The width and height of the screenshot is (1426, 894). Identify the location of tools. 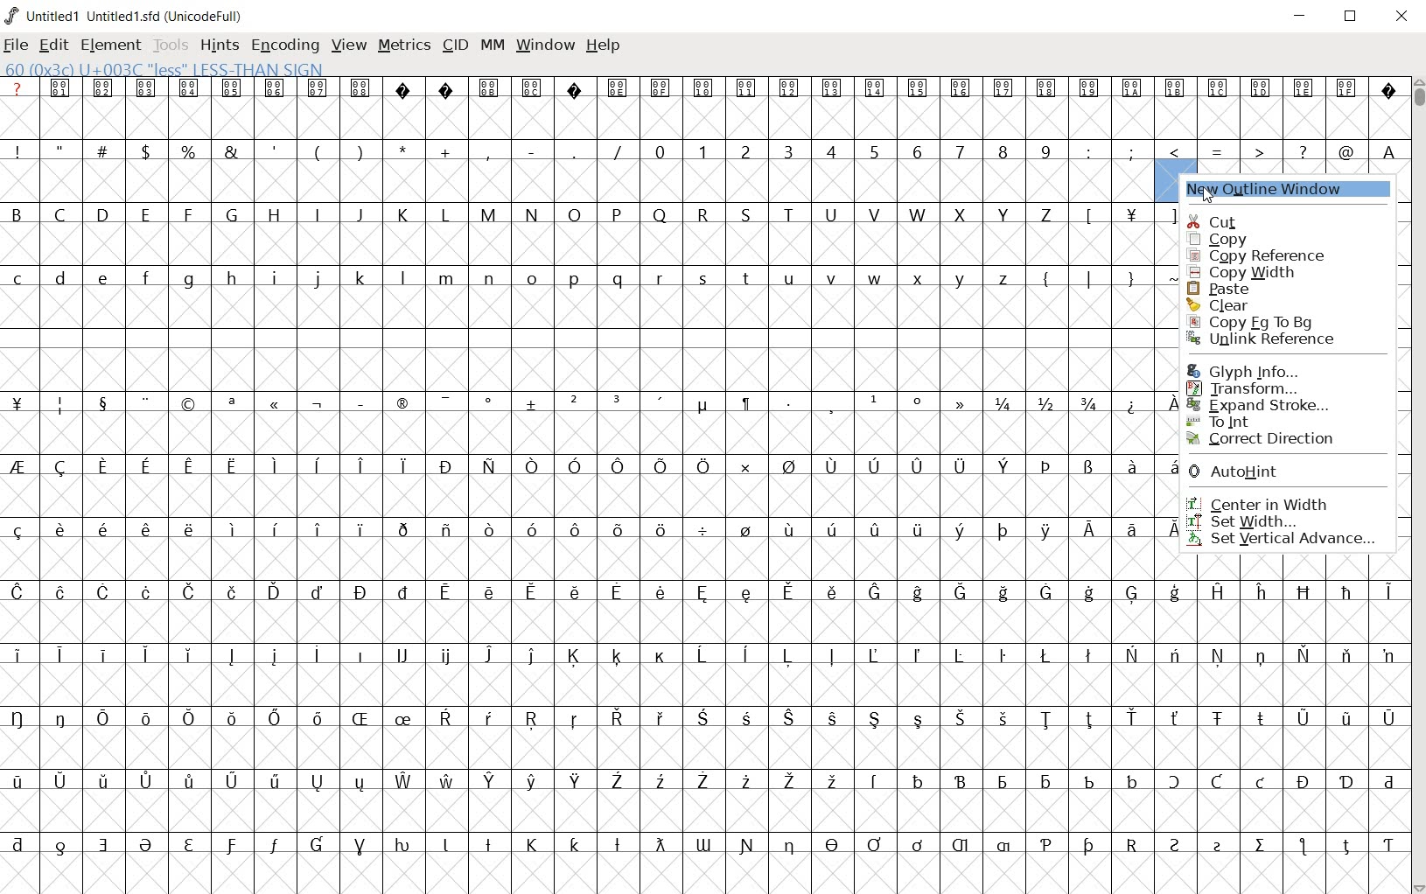
(171, 44).